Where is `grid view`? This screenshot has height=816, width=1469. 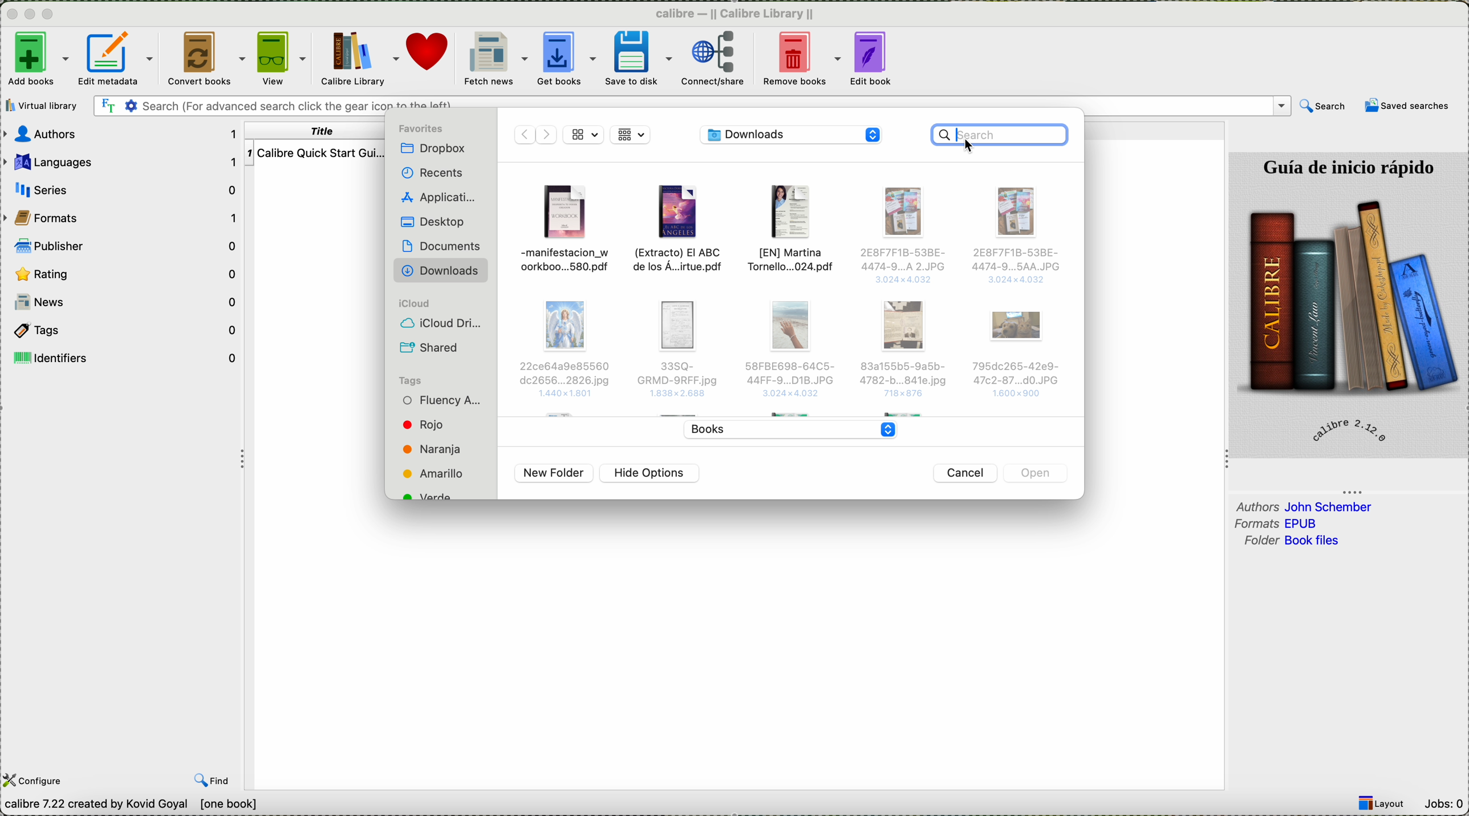
grid view is located at coordinates (584, 134).